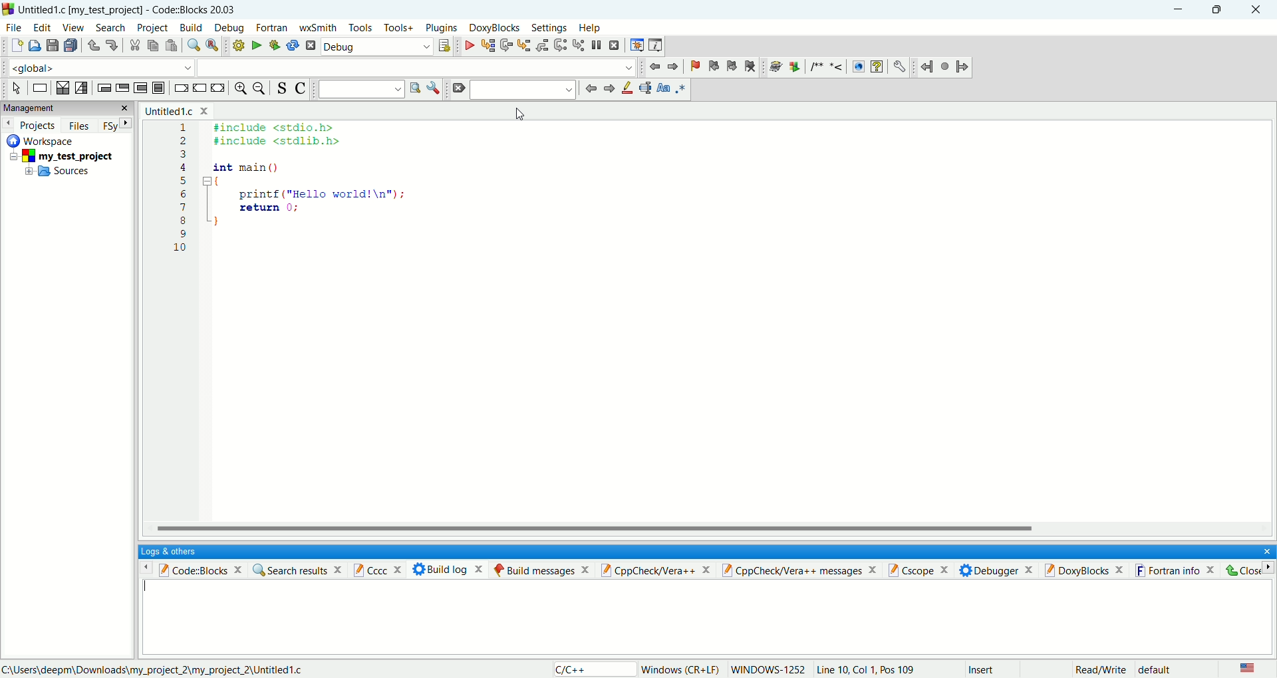 The height and width of the screenshot is (678, 1277). I want to click on line numbers, so click(182, 195).